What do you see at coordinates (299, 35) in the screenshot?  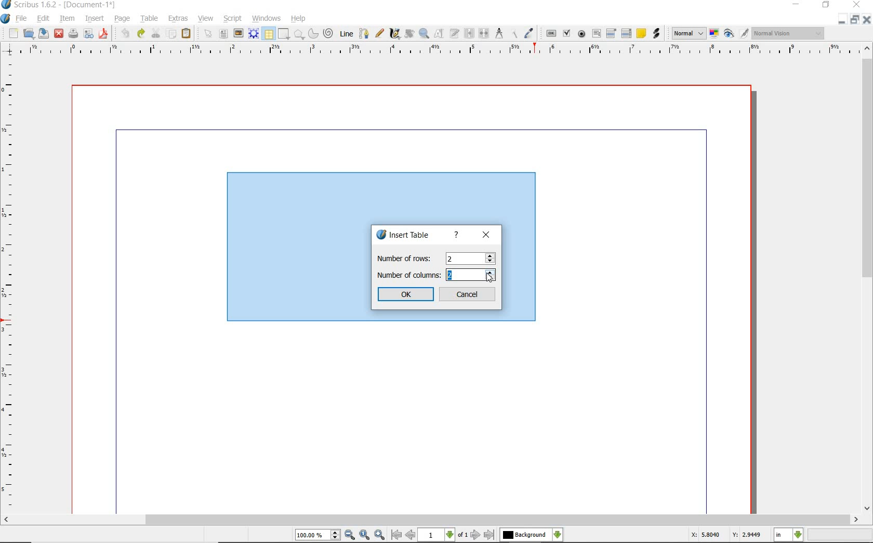 I see `shape` at bounding box center [299, 35].